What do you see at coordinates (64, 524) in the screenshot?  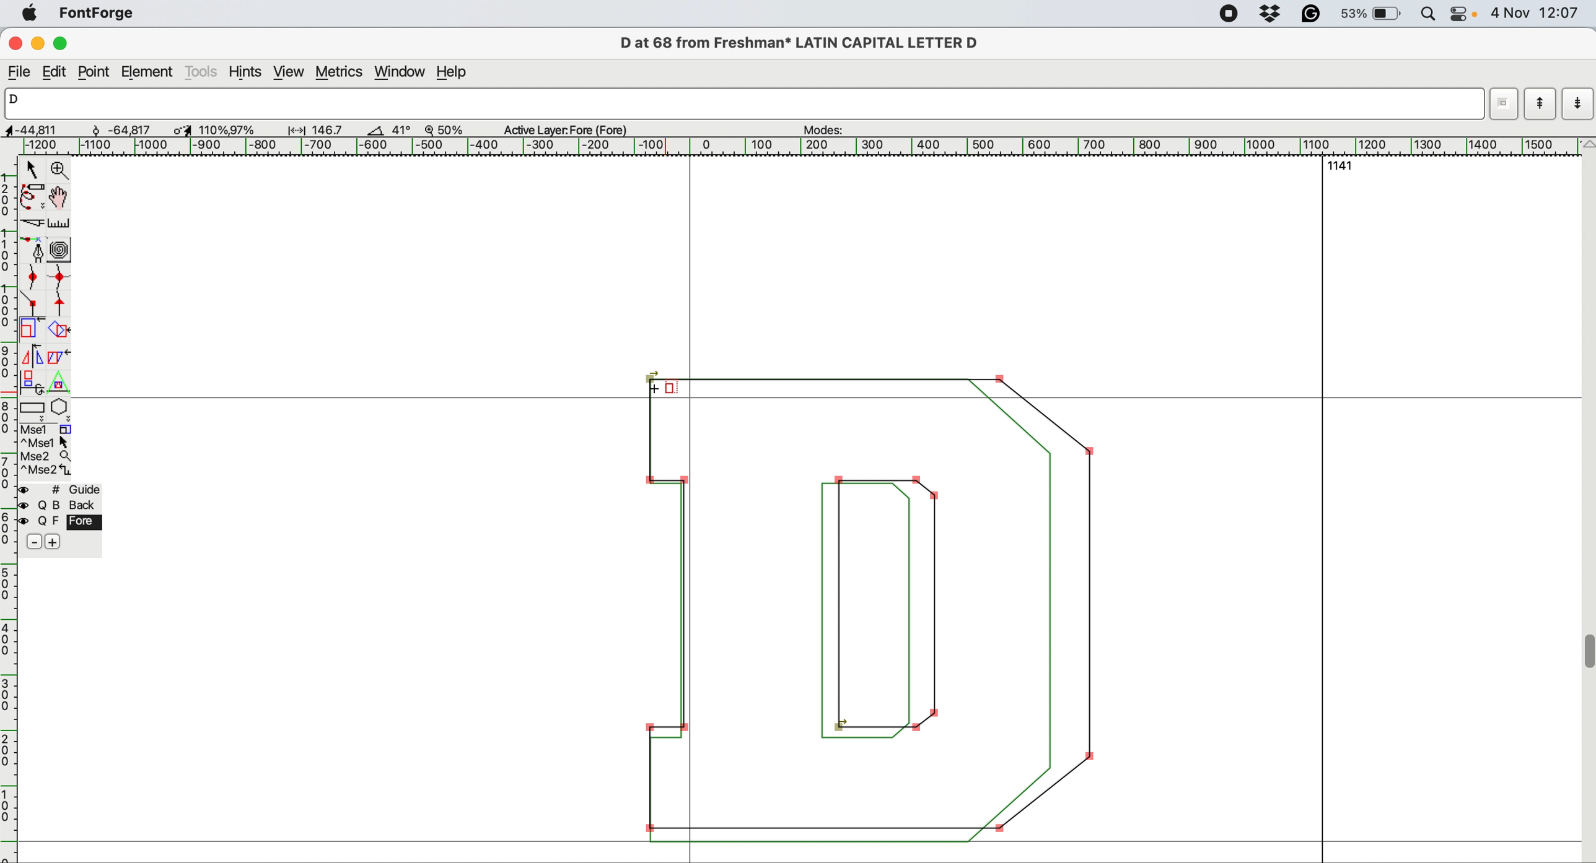 I see `Q F fore` at bounding box center [64, 524].